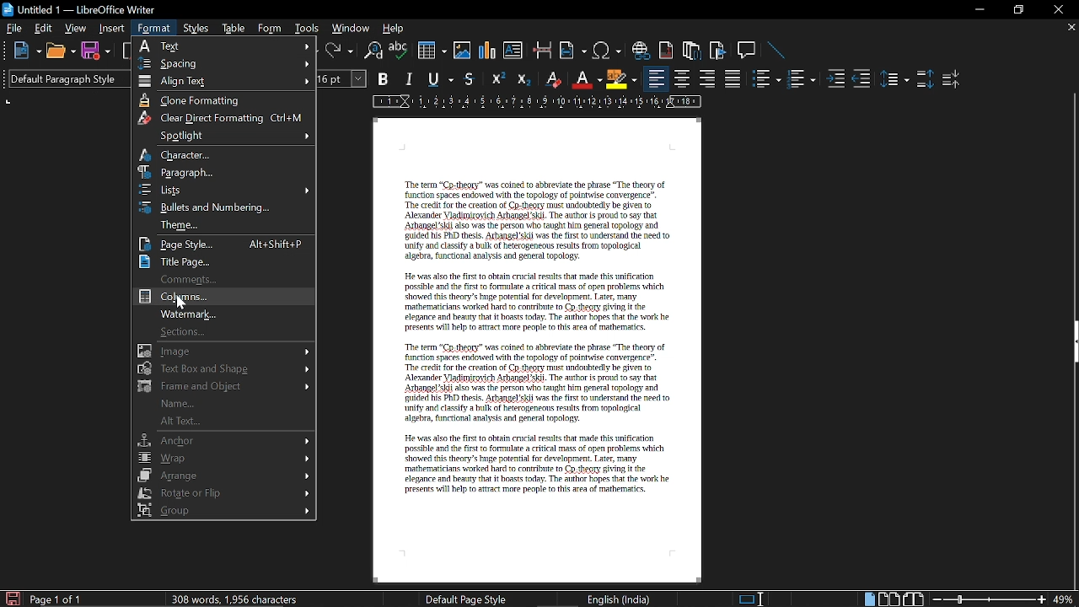 This screenshot has width=1079, height=607. Describe the element at coordinates (65, 81) in the screenshot. I see `Default: Paragraph style` at that location.